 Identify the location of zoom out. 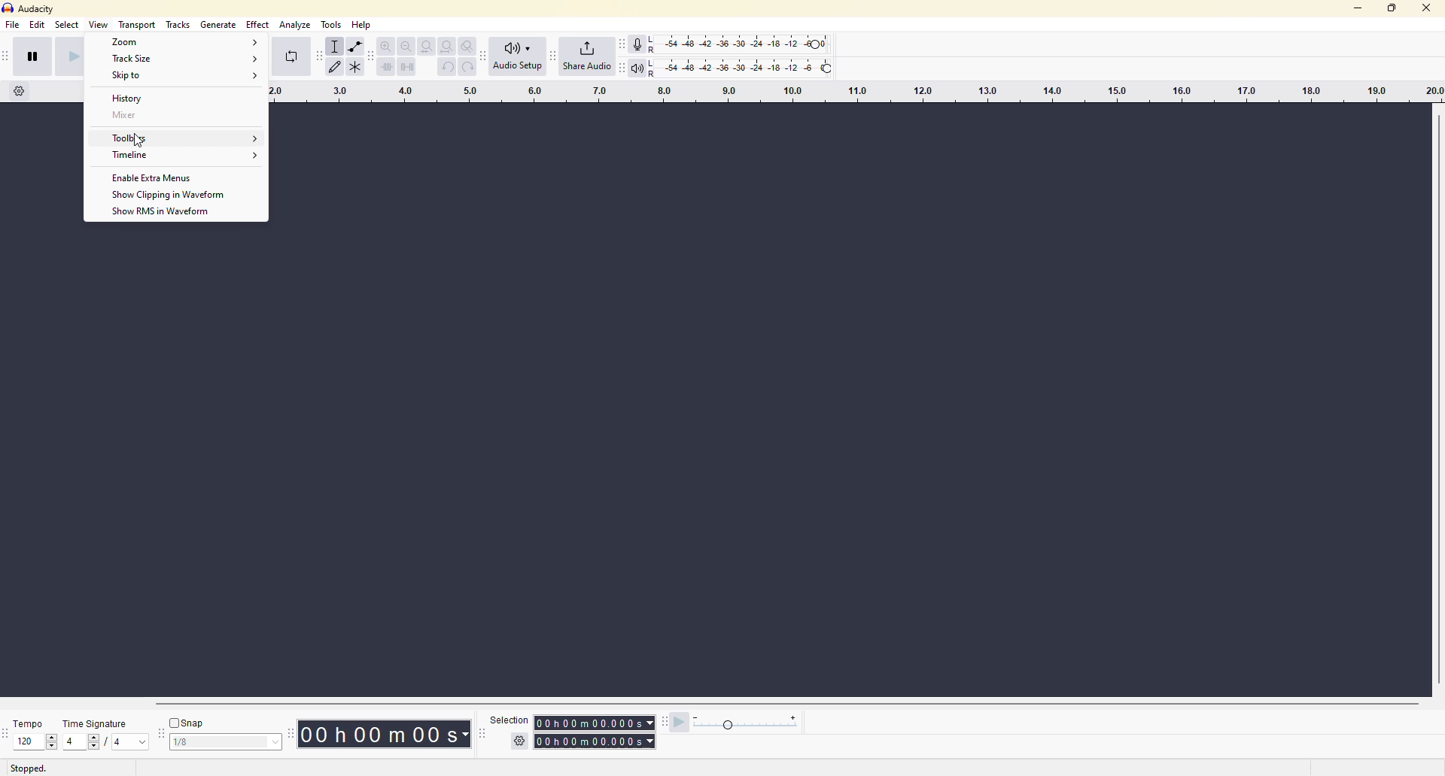
(405, 46).